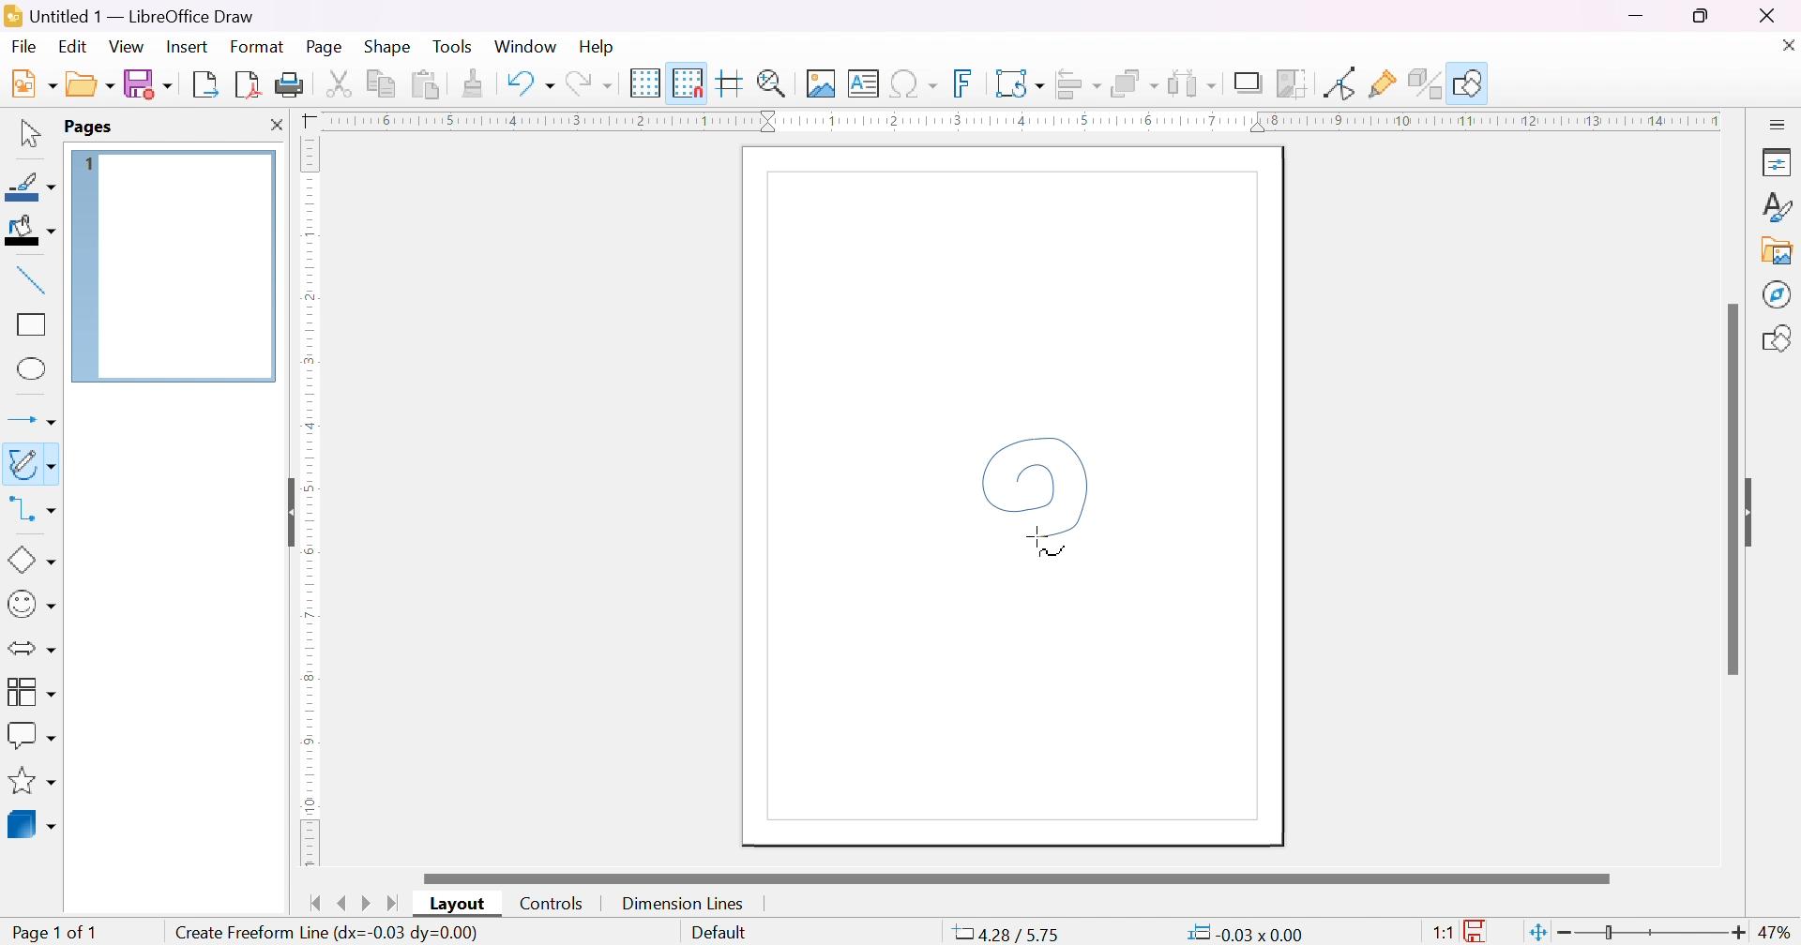 The height and width of the screenshot is (945, 1801). What do you see at coordinates (32, 734) in the screenshot?
I see `callout shapes` at bounding box center [32, 734].